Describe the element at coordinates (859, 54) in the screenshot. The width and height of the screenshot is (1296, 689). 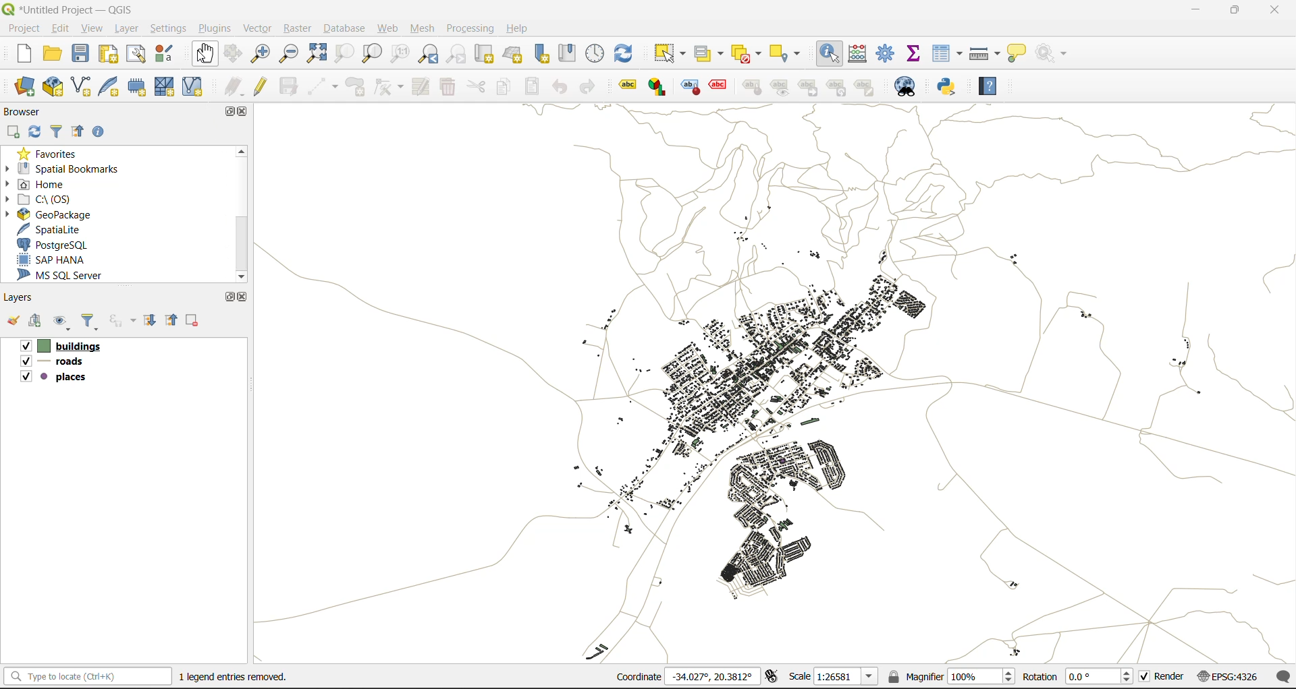
I see `calculator` at that location.